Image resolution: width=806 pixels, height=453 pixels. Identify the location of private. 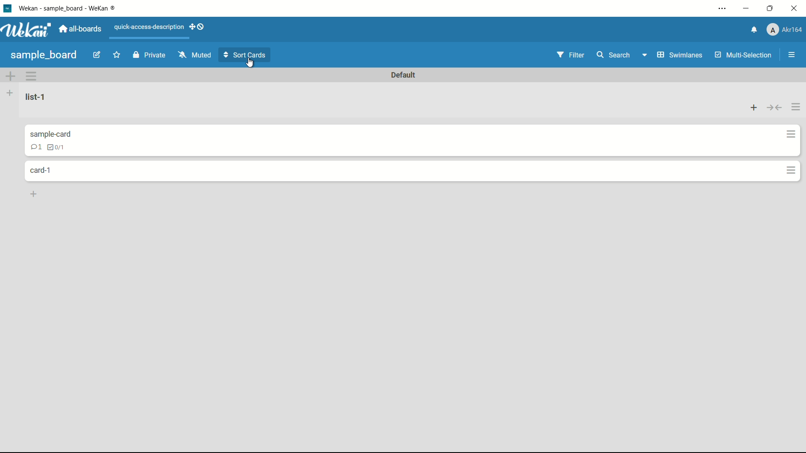
(149, 56).